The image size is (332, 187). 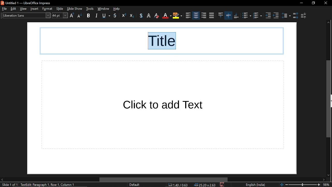 What do you see at coordinates (281, 184) in the screenshot?
I see `fit to page` at bounding box center [281, 184].